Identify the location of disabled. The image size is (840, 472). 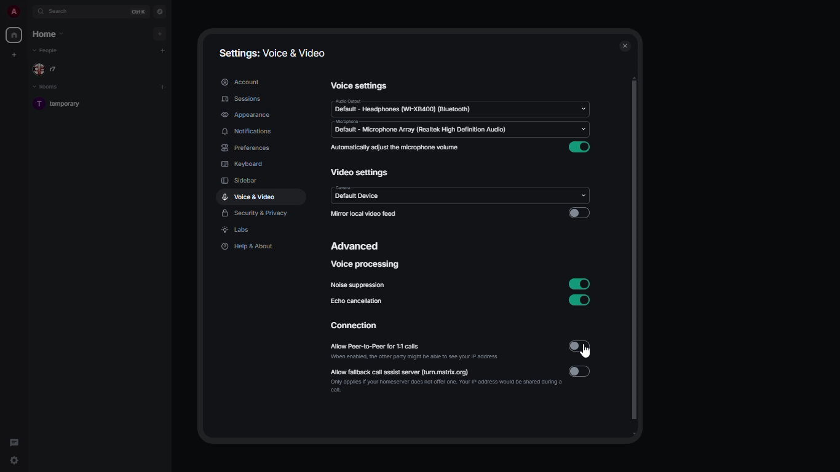
(579, 213).